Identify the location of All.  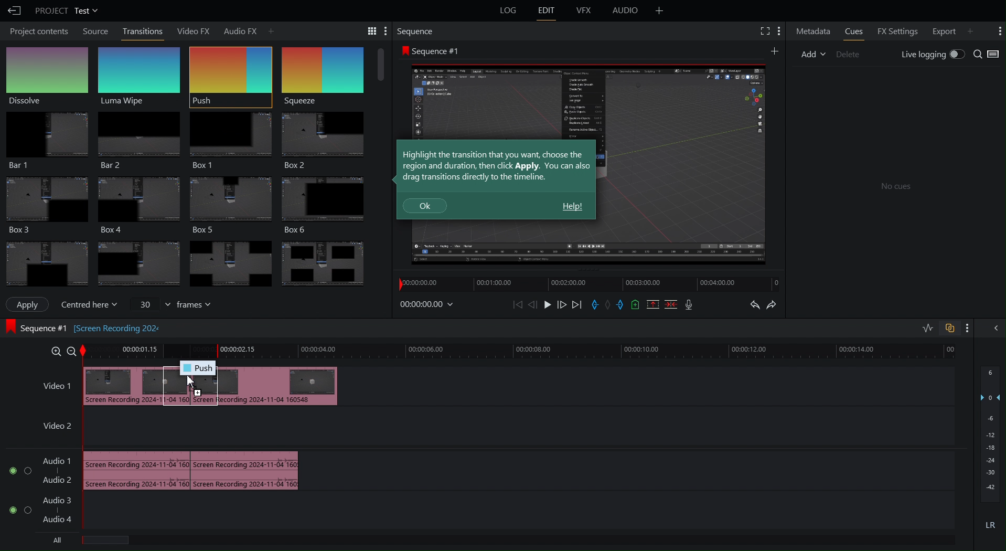
(60, 542).